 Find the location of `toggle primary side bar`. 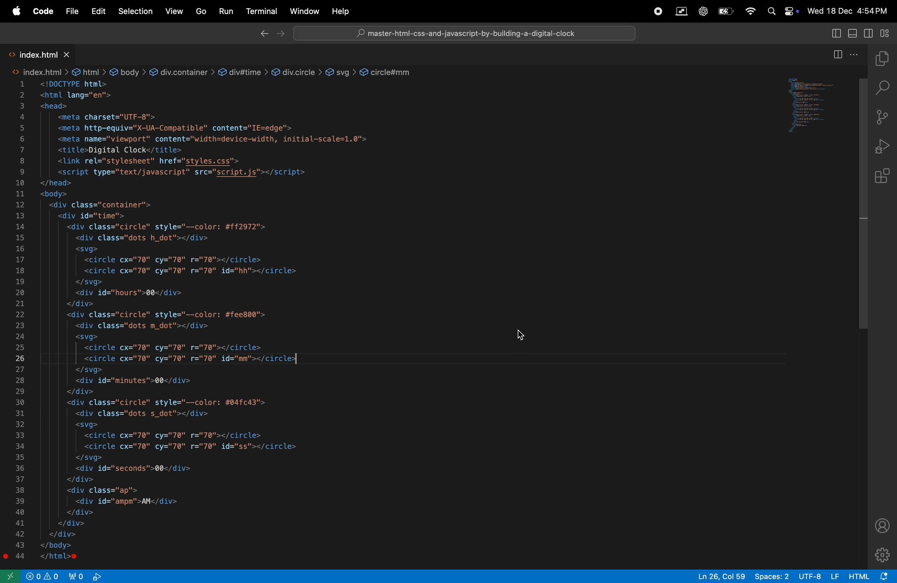

toggle primary side bar is located at coordinates (836, 32).